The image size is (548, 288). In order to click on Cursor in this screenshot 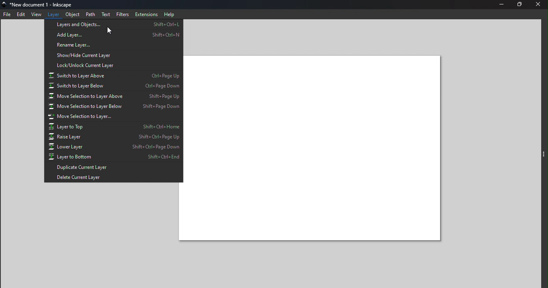, I will do `click(108, 30)`.